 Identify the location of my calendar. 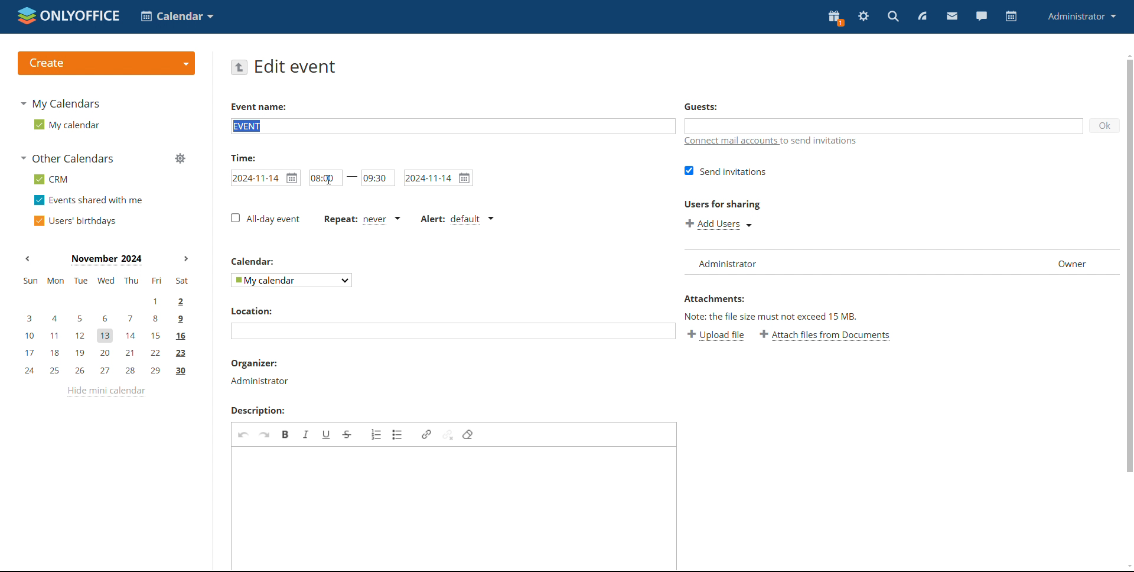
(66, 124).